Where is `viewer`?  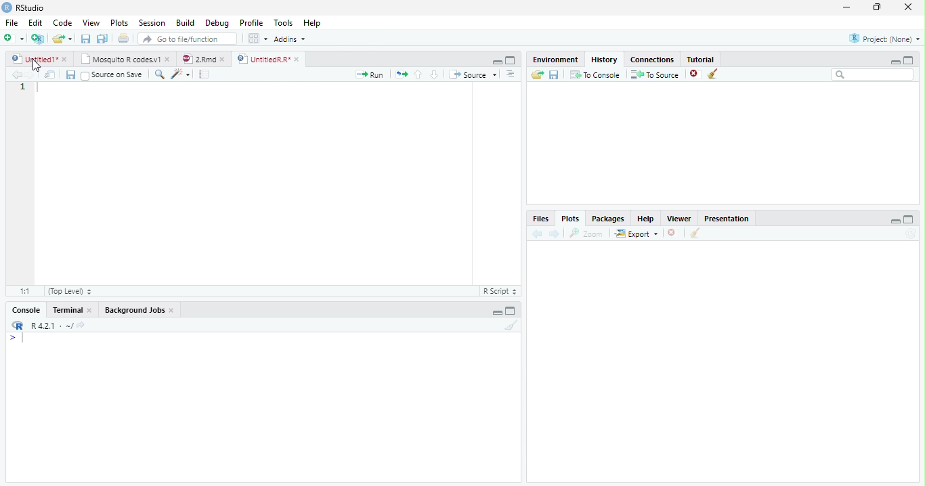
viewer is located at coordinates (679, 219).